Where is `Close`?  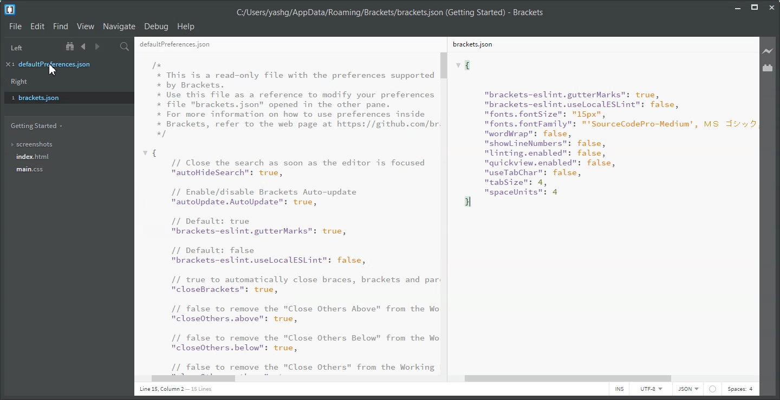
Close is located at coordinates (771, 8).